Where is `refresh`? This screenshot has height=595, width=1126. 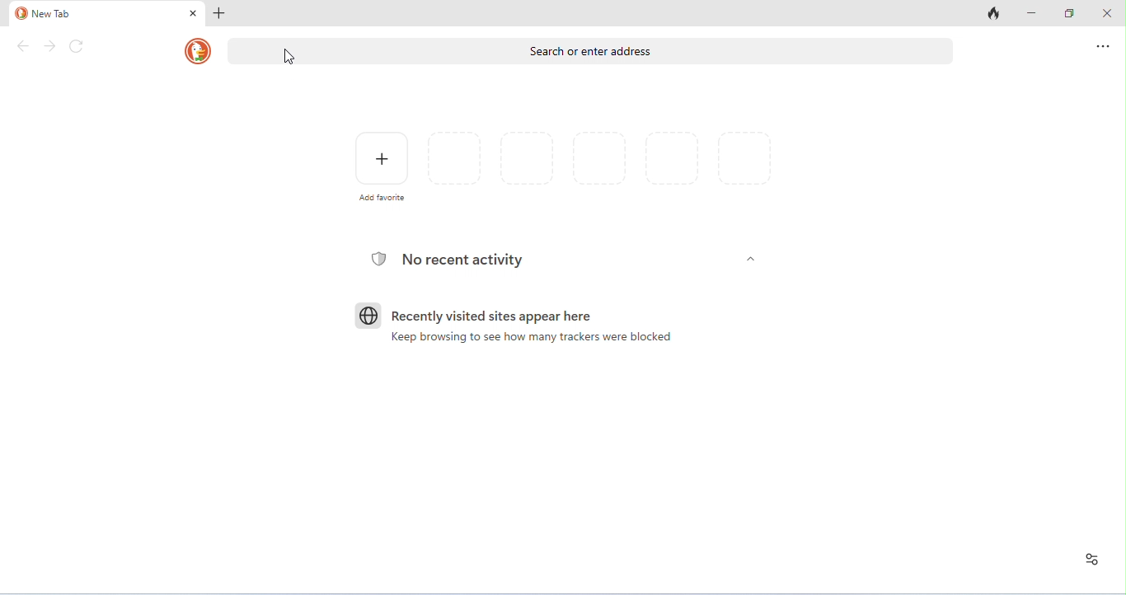
refresh is located at coordinates (77, 46).